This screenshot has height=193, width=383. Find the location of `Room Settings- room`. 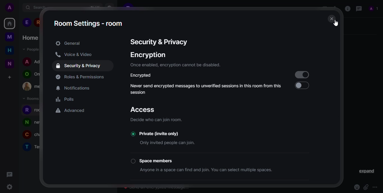

Room Settings- room is located at coordinates (92, 24).